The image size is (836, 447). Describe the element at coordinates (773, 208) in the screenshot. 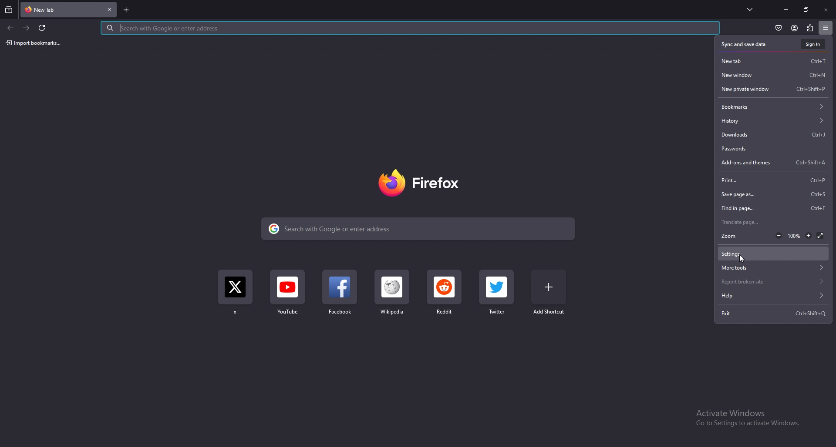

I see `find in page` at that location.